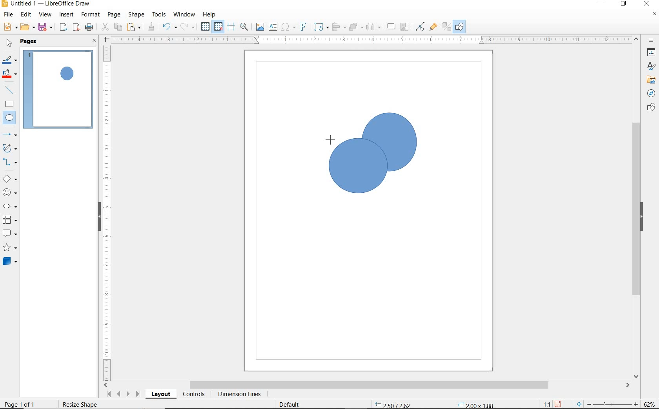  Describe the element at coordinates (391, 27) in the screenshot. I see `SHADOW` at that location.